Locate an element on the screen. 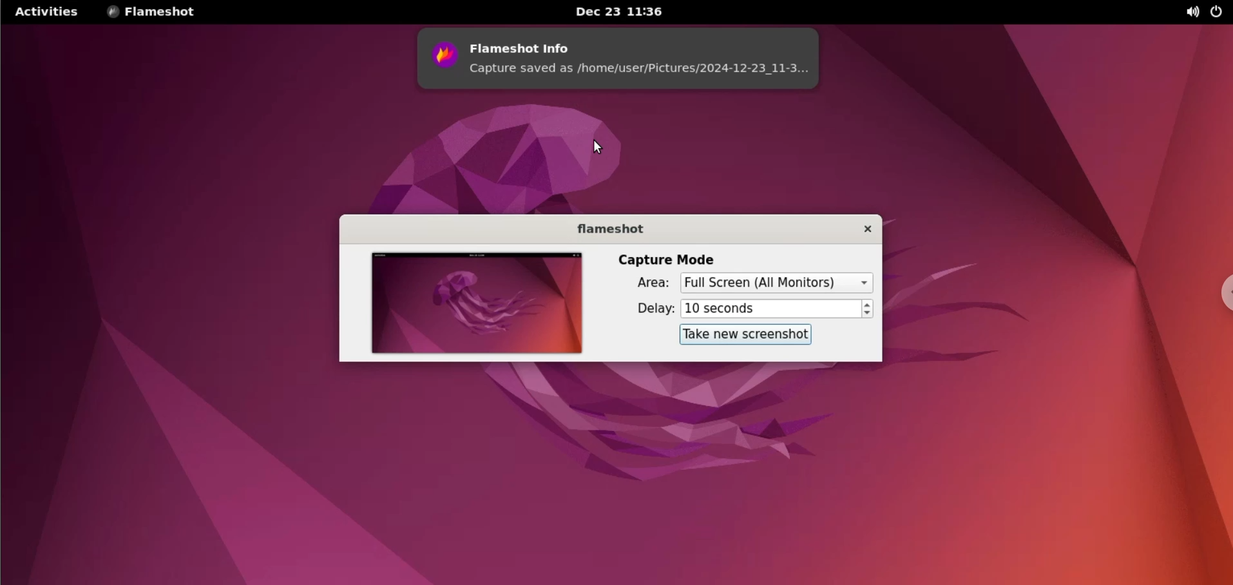 This screenshot has height=585, width=1233. flameshot is located at coordinates (610, 229).